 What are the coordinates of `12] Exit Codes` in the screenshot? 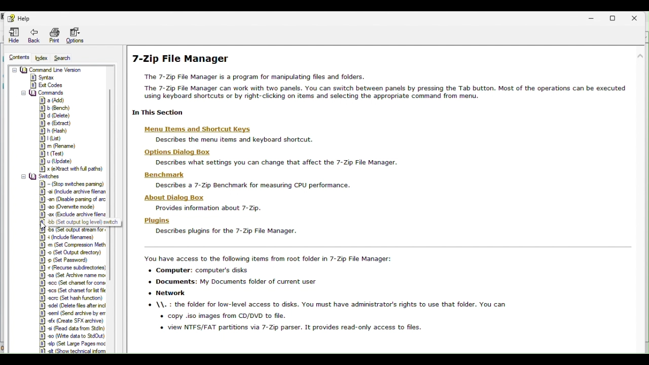 It's located at (47, 85).